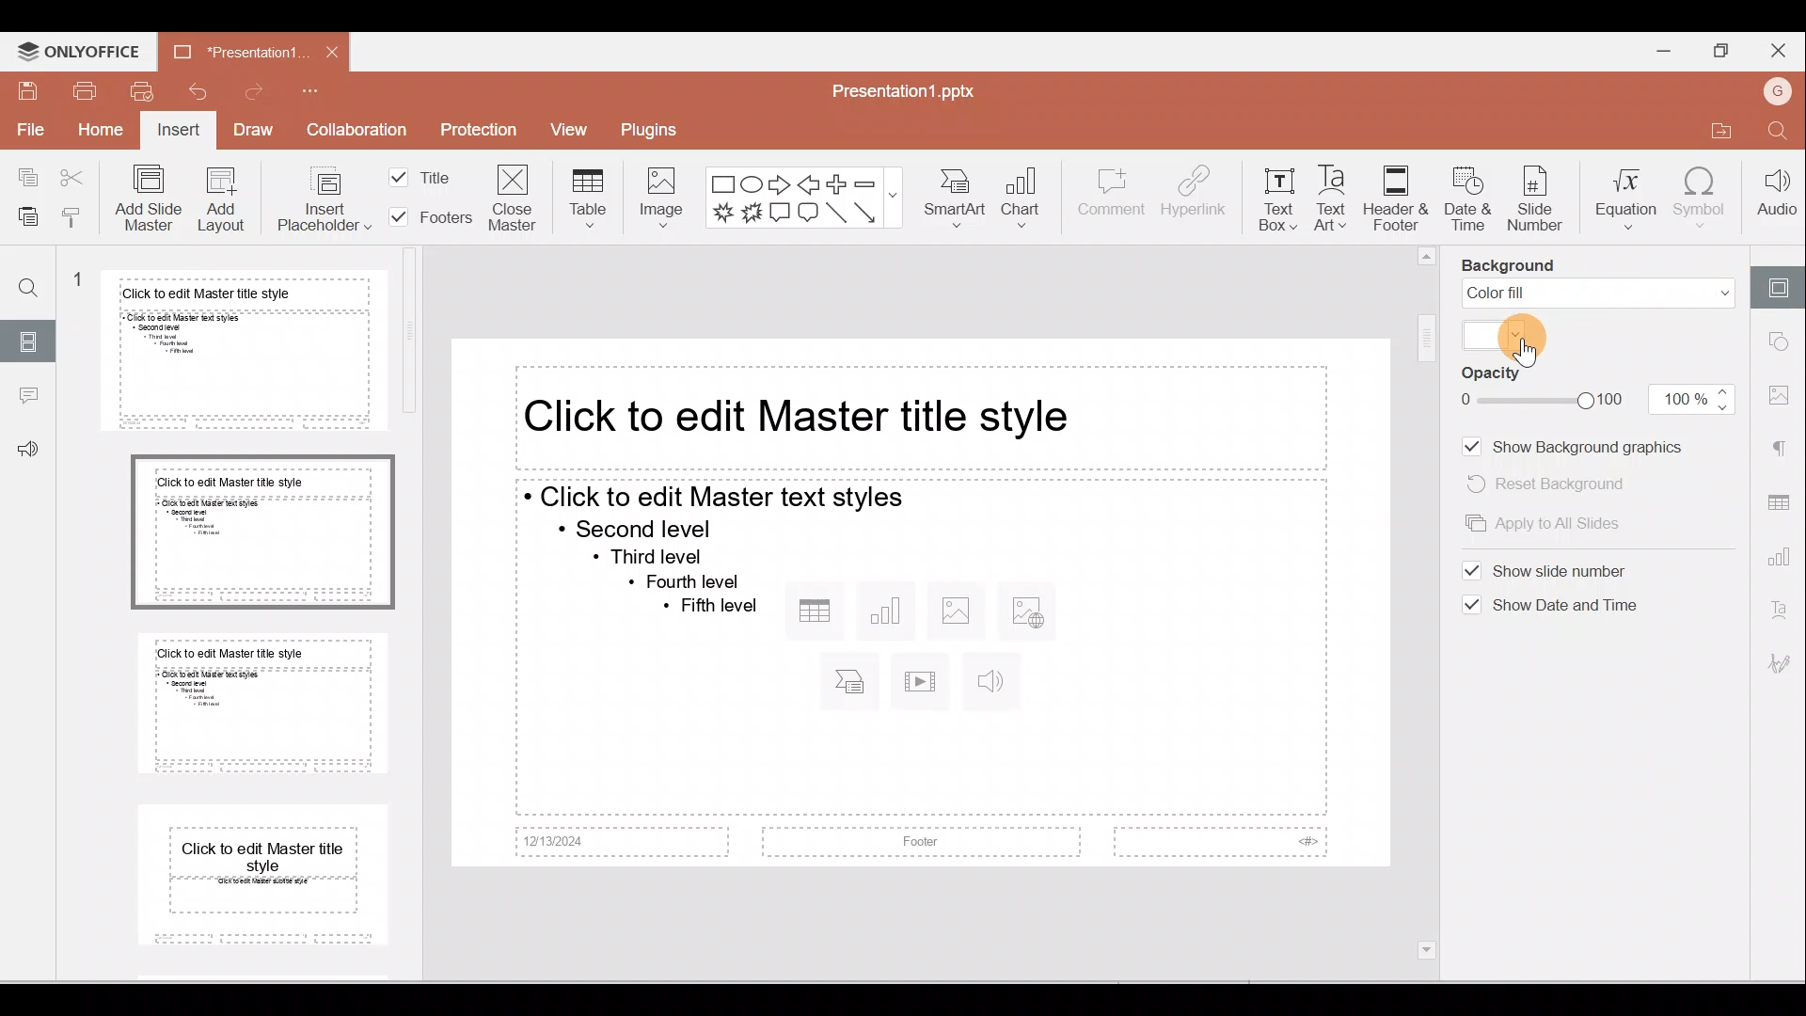 The height and width of the screenshot is (1016, 1806). What do you see at coordinates (1598, 294) in the screenshot?
I see `Colour fill` at bounding box center [1598, 294].